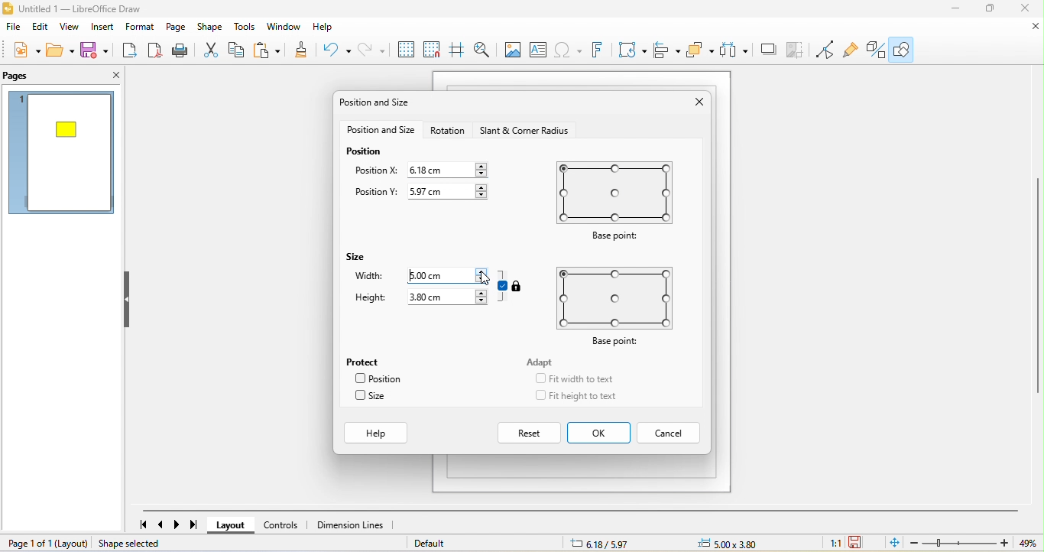  I want to click on position and size, so click(384, 132).